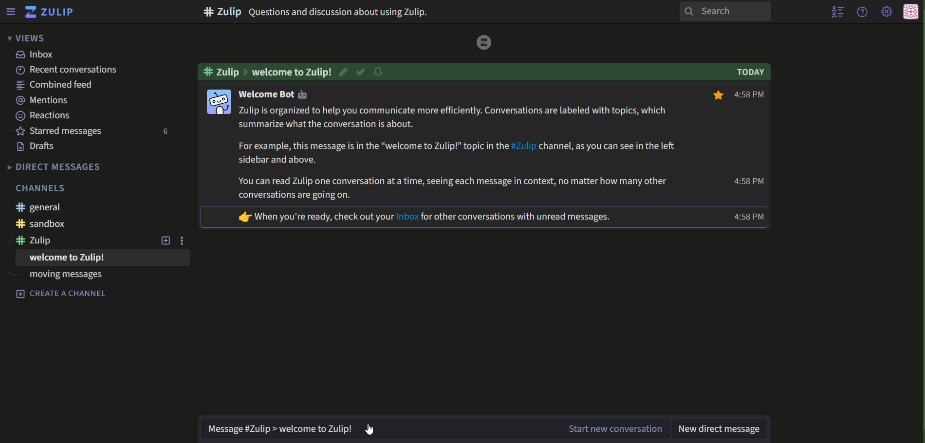  I want to click on search bar, so click(723, 11).